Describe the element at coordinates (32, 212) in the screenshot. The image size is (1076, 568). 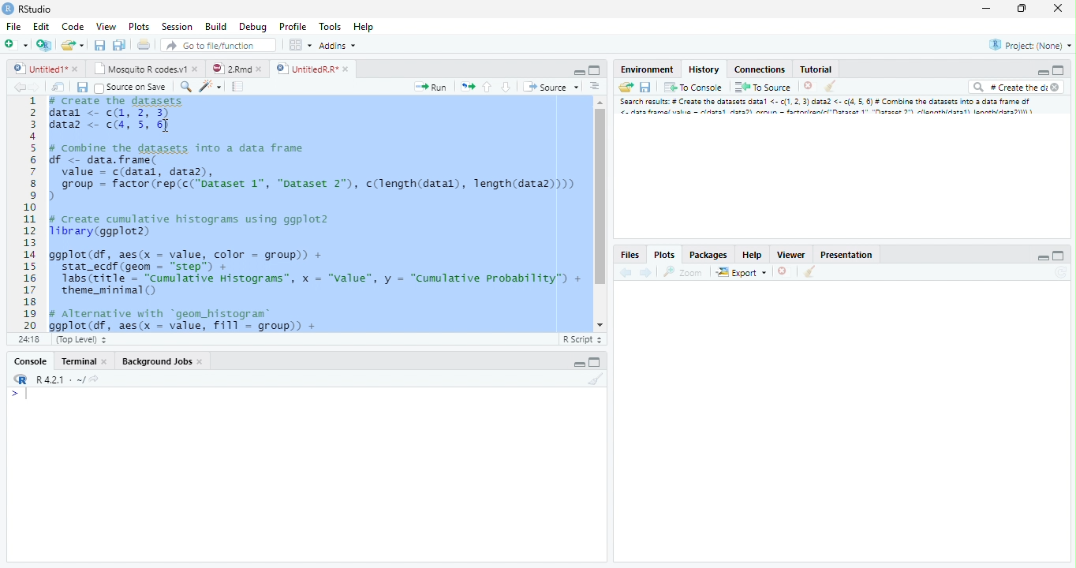
I see `Numbers` at that location.